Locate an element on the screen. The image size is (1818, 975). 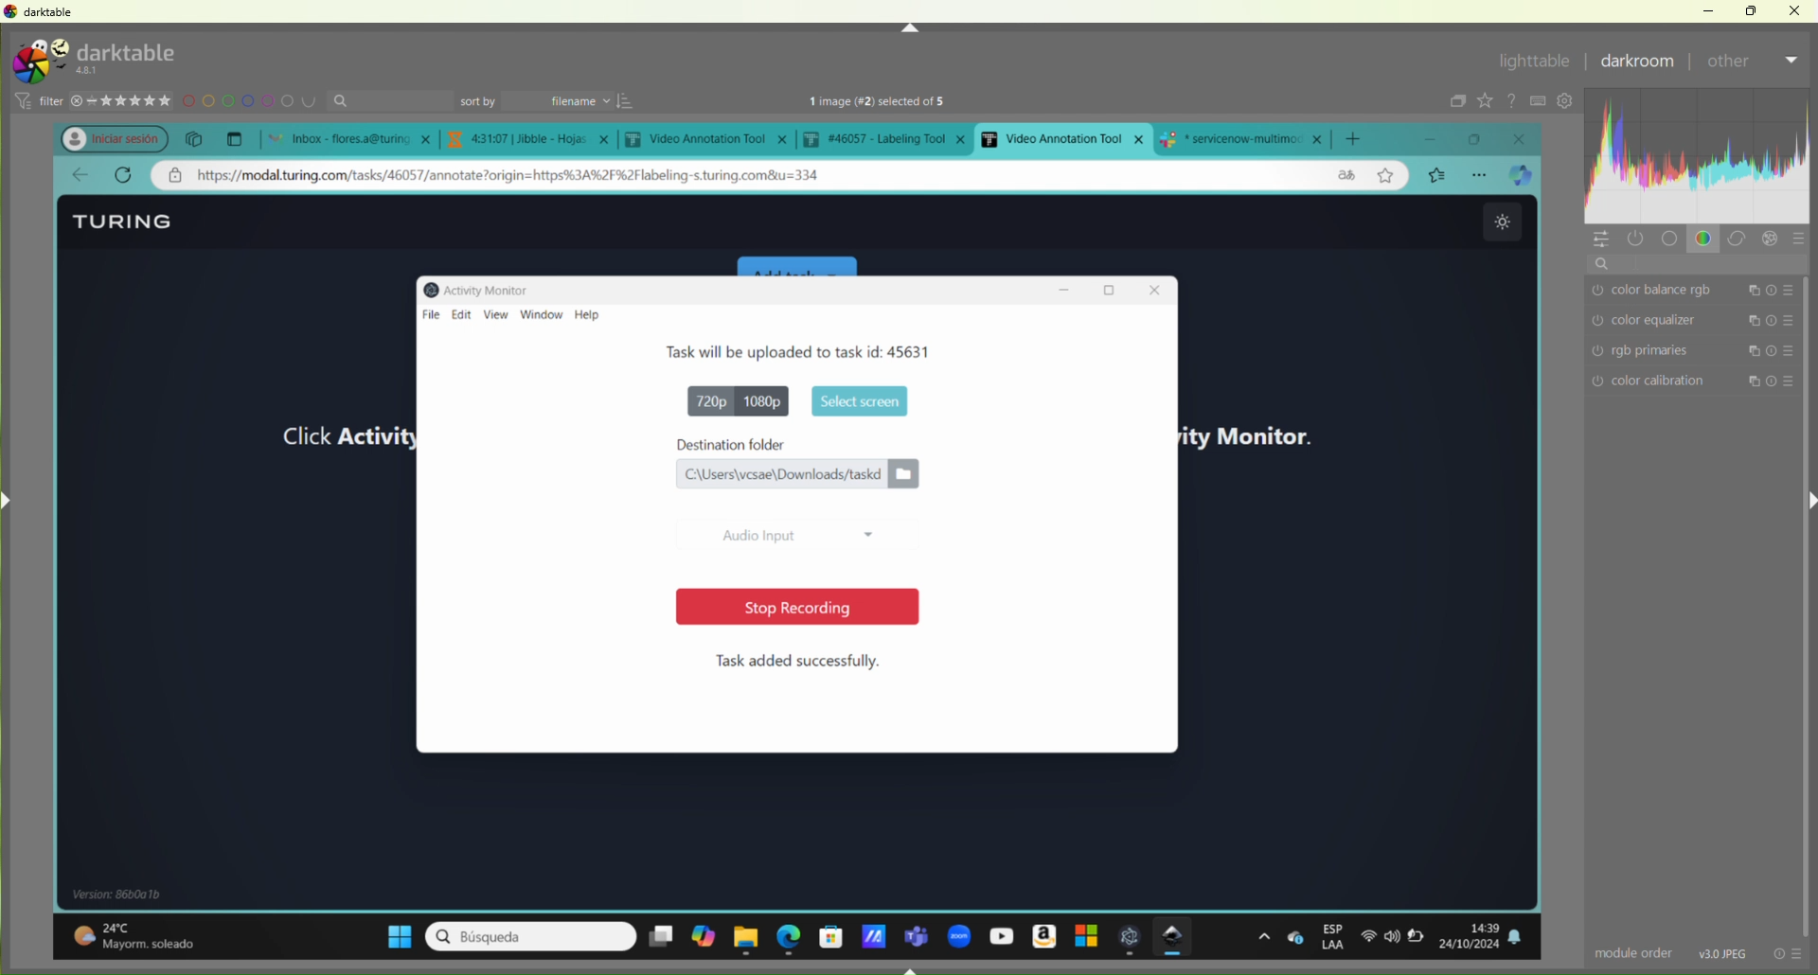
After is located at coordinates (1729, 60).